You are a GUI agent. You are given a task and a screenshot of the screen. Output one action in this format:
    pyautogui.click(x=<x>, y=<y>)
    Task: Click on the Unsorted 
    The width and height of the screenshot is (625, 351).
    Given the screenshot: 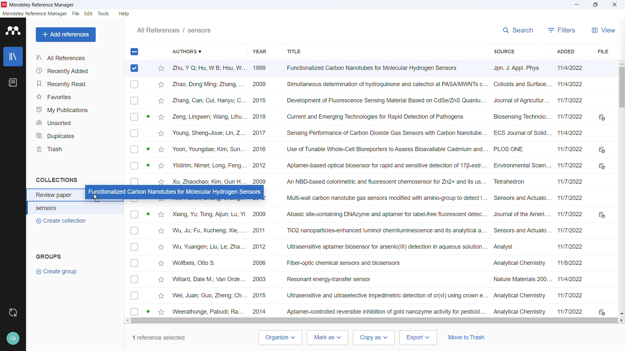 What is the action you would take?
    pyautogui.click(x=76, y=123)
    